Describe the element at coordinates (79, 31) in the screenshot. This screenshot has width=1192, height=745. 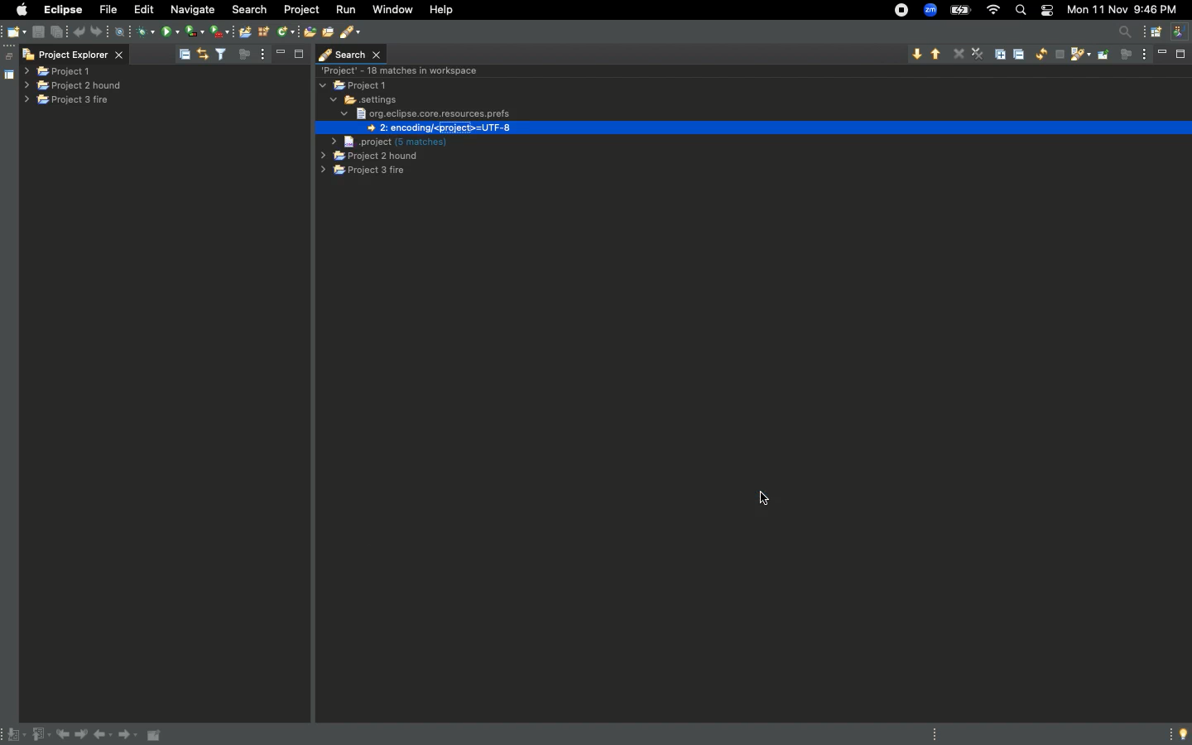
I see `undo` at that location.